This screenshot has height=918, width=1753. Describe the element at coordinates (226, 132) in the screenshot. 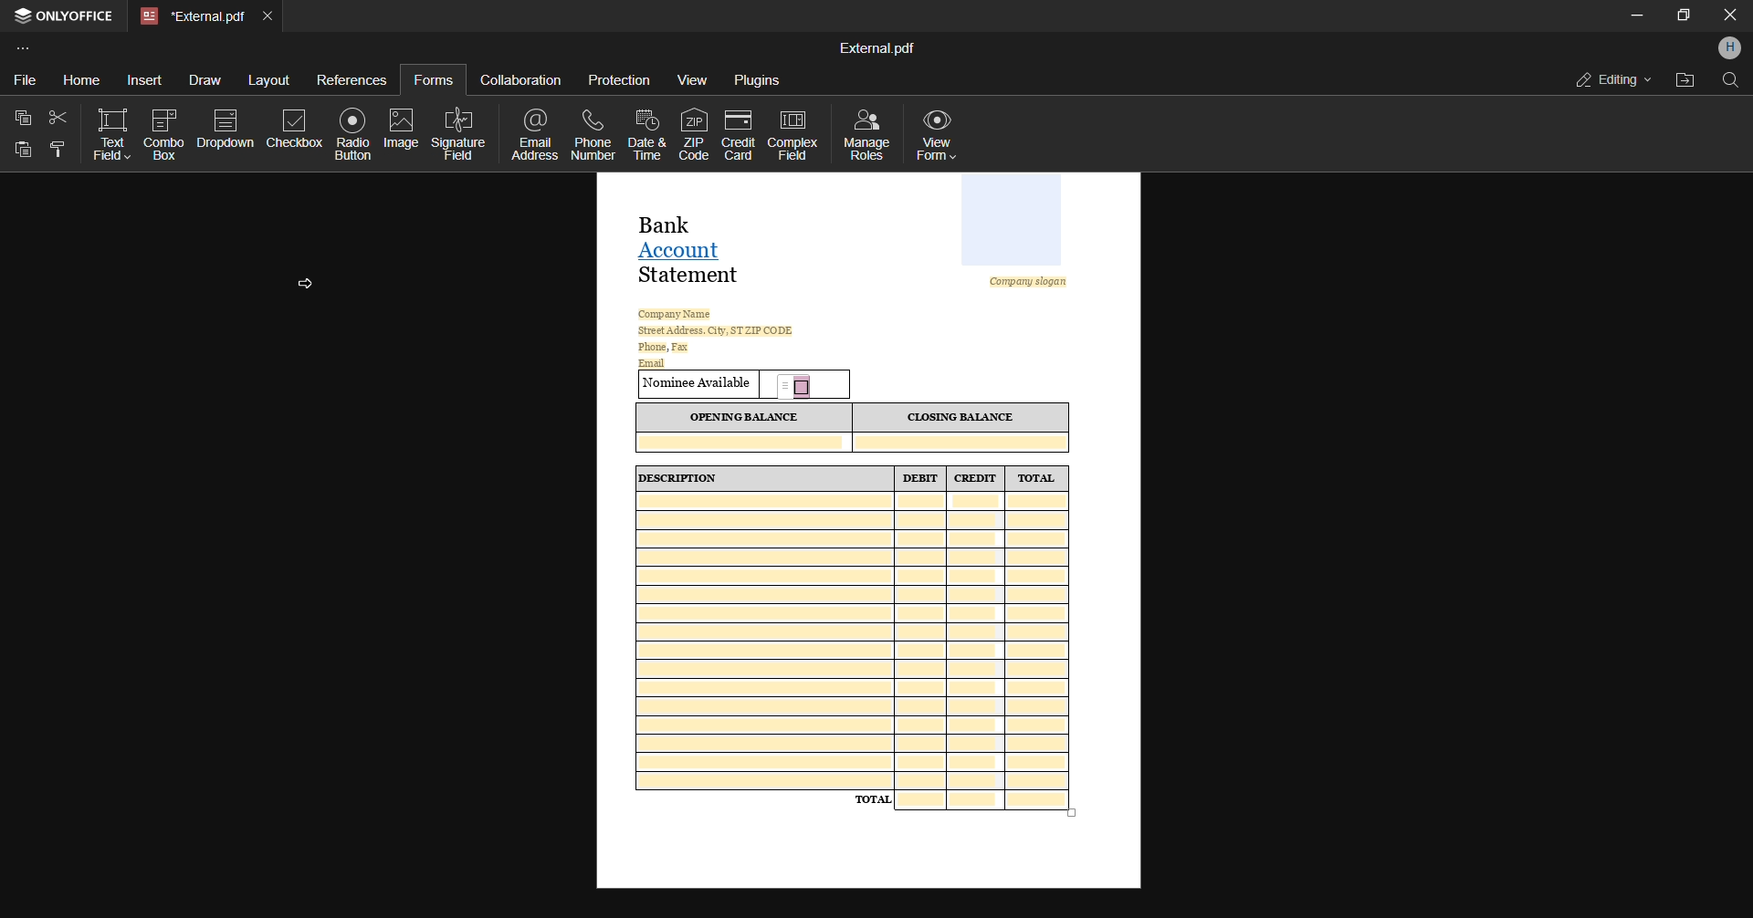

I see `dropdown` at that location.